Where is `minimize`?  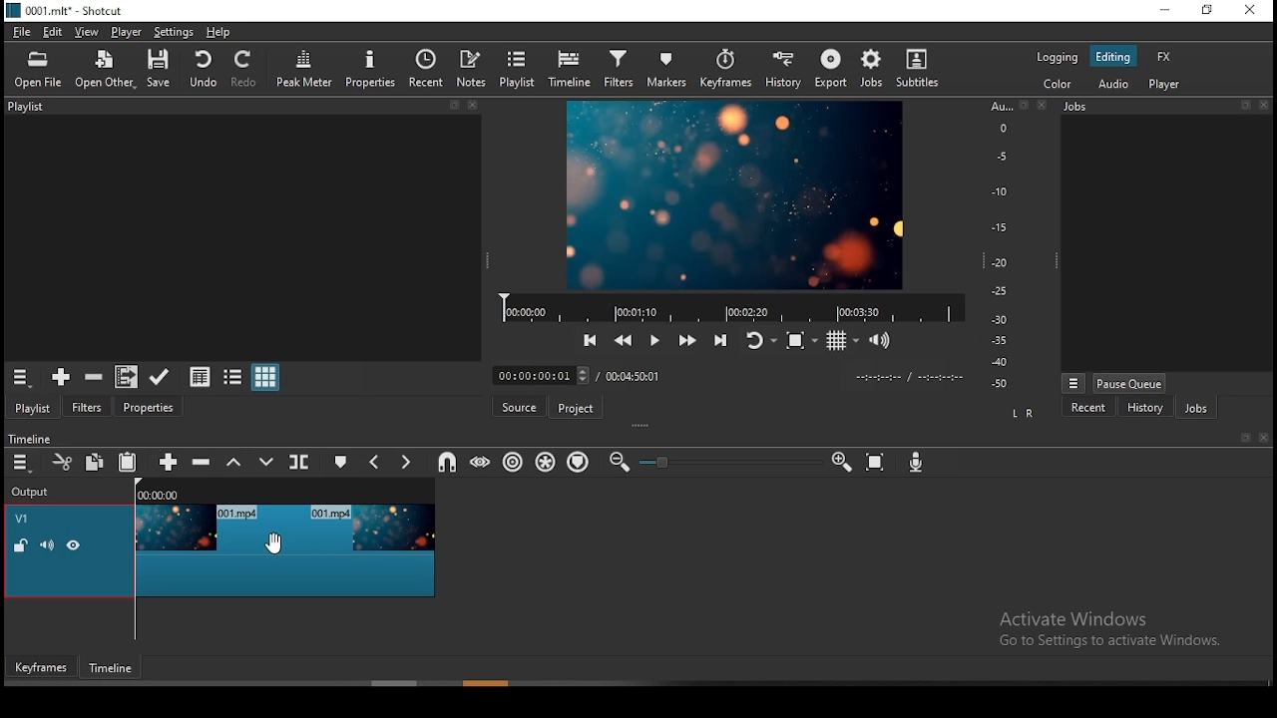
minimize is located at coordinates (1168, 11).